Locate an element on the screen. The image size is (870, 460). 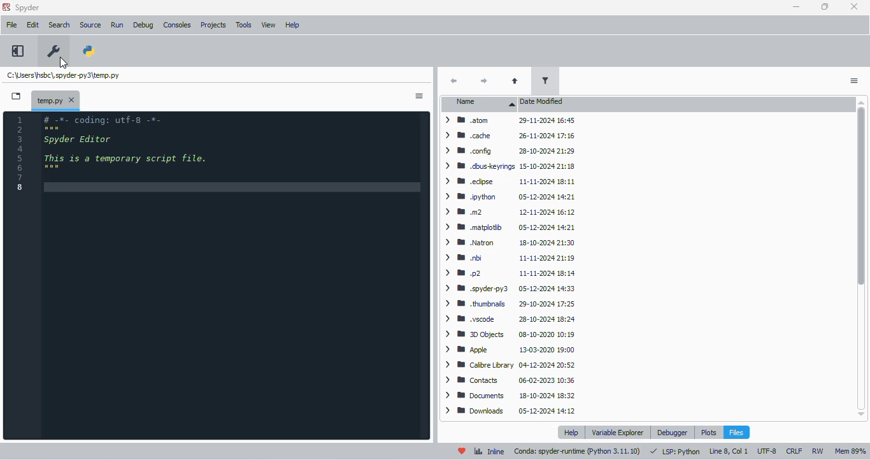
search is located at coordinates (59, 25).